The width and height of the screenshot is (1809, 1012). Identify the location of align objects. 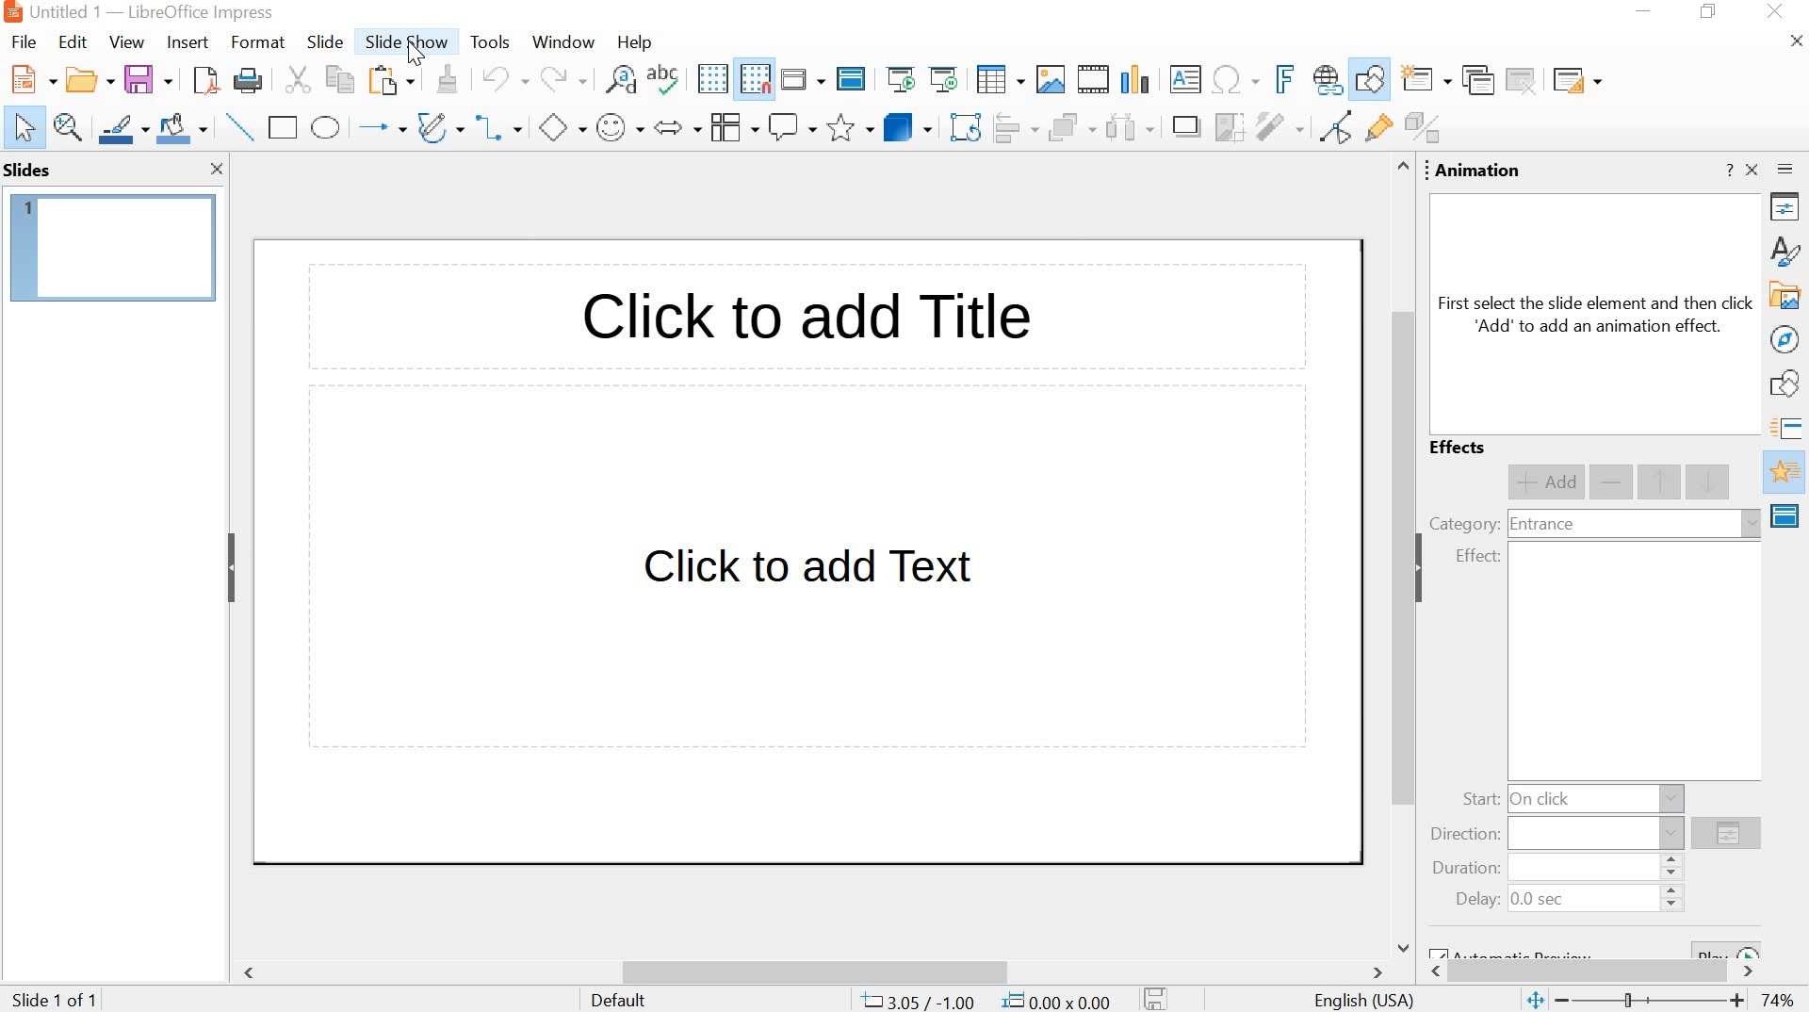
(1015, 129).